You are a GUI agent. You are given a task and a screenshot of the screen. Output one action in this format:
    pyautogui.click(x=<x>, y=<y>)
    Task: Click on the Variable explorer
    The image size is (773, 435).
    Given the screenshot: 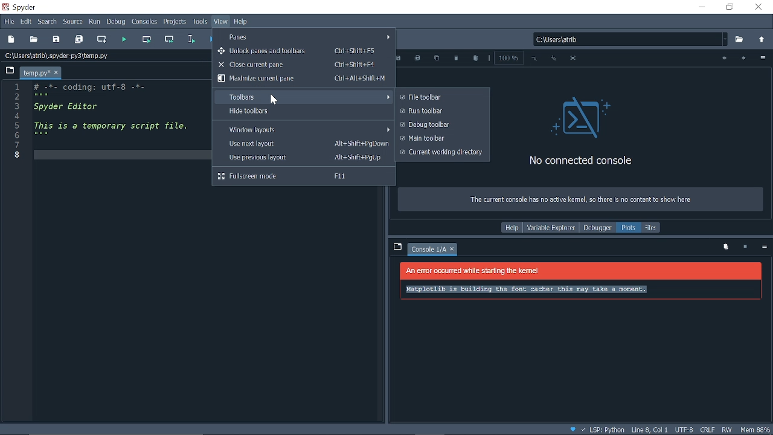 What is the action you would take?
    pyautogui.click(x=551, y=228)
    